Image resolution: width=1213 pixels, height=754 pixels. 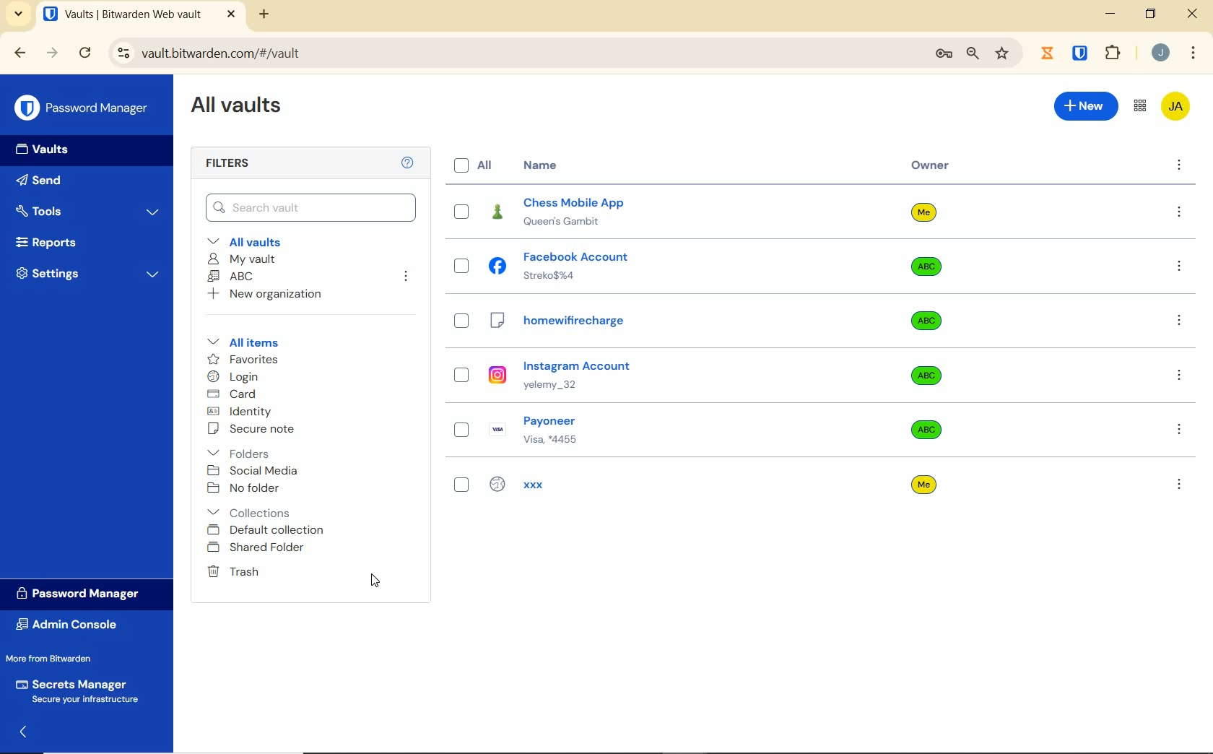 I want to click on bookmark, so click(x=1002, y=54).